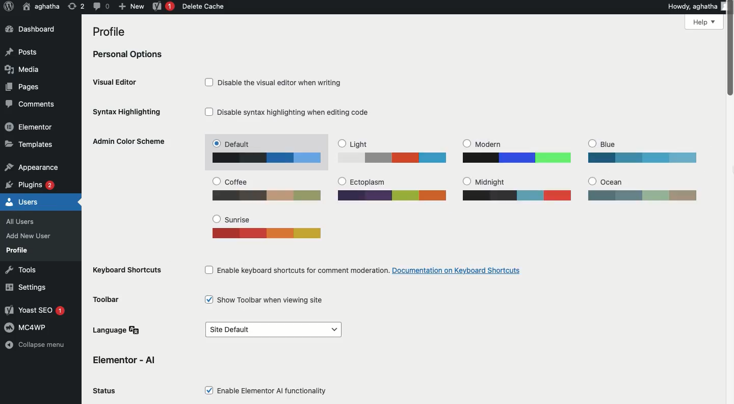  I want to click on Settings, so click(24, 287).